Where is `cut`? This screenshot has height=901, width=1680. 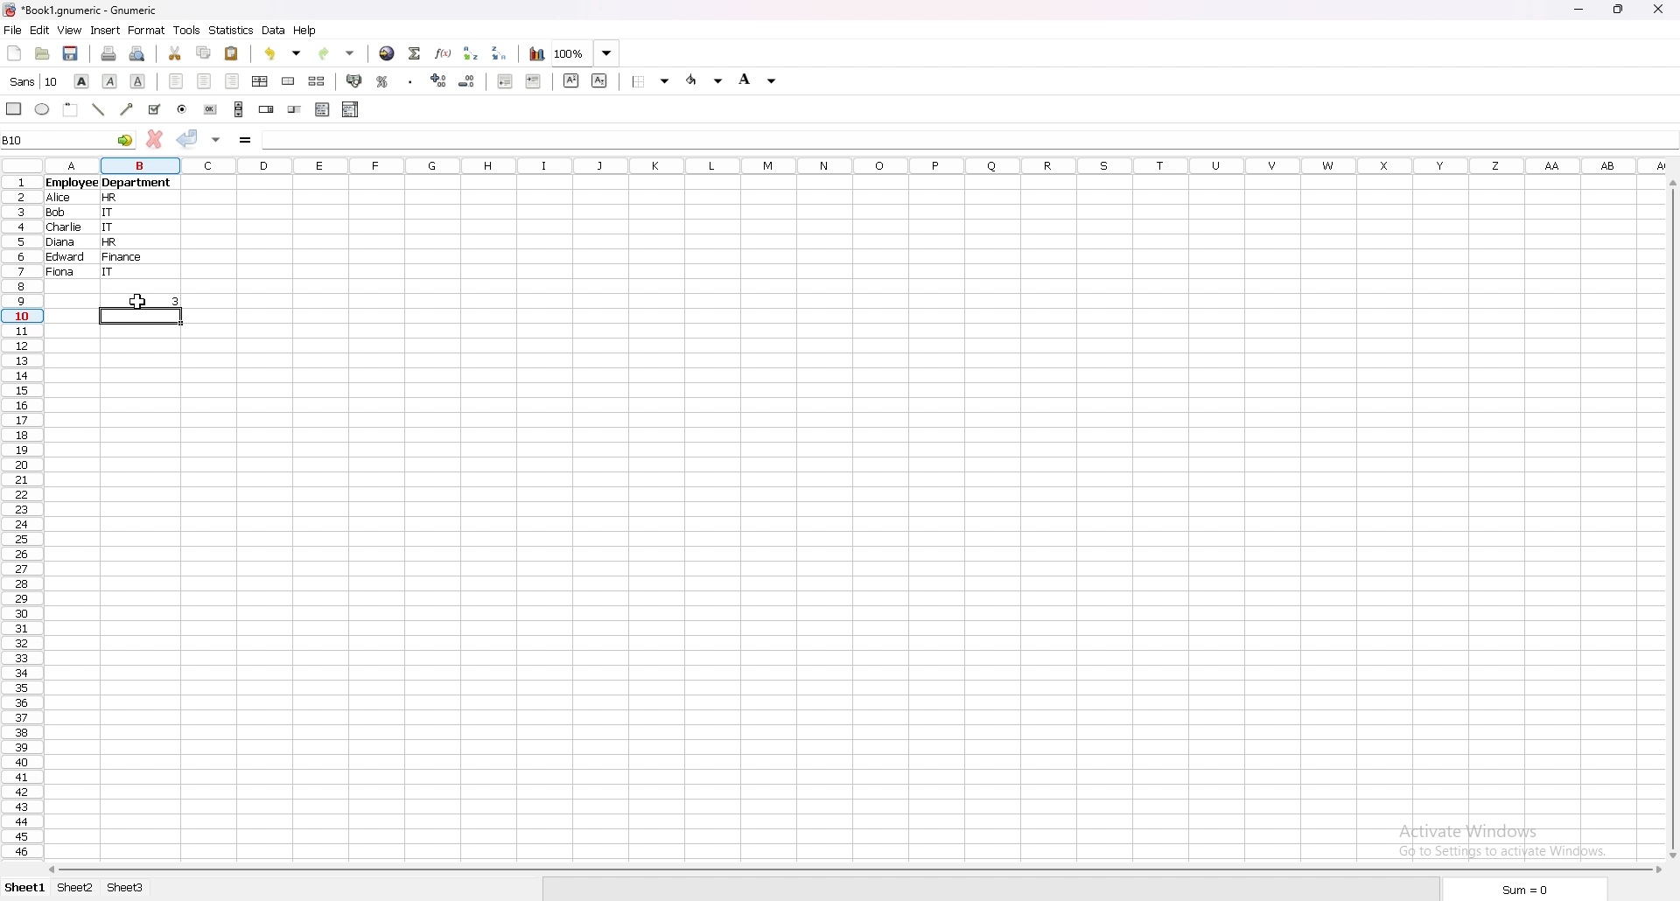
cut is located at coordinates (175, 52).